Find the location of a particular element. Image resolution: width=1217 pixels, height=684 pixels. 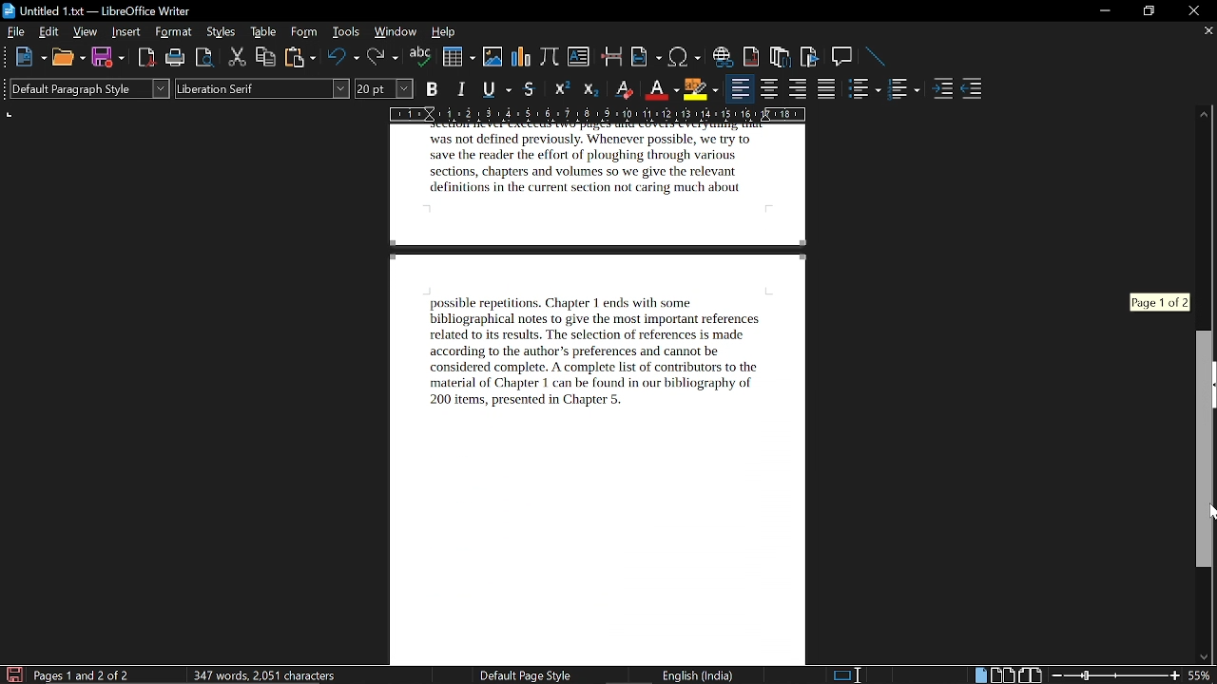

insert endnote is located at coordinates (781, 58).